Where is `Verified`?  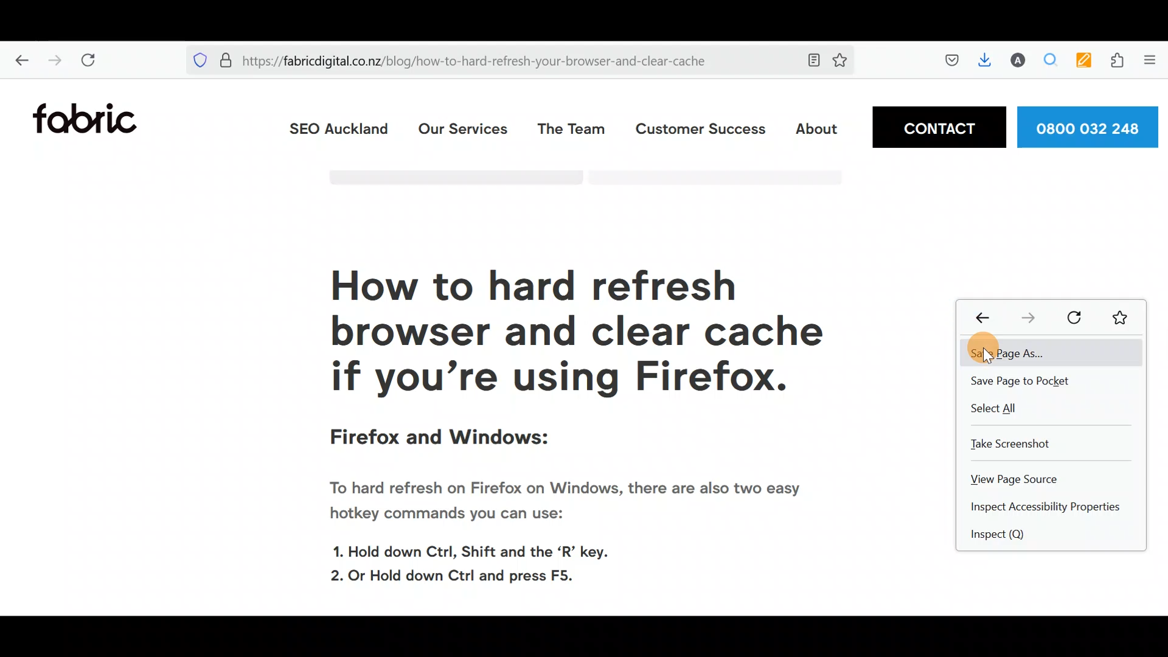 Verified is located at coordinates (227, 58).